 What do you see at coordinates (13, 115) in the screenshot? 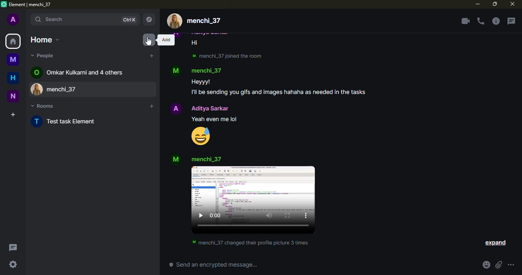
I see `create space` at bounding box center [13, 115].